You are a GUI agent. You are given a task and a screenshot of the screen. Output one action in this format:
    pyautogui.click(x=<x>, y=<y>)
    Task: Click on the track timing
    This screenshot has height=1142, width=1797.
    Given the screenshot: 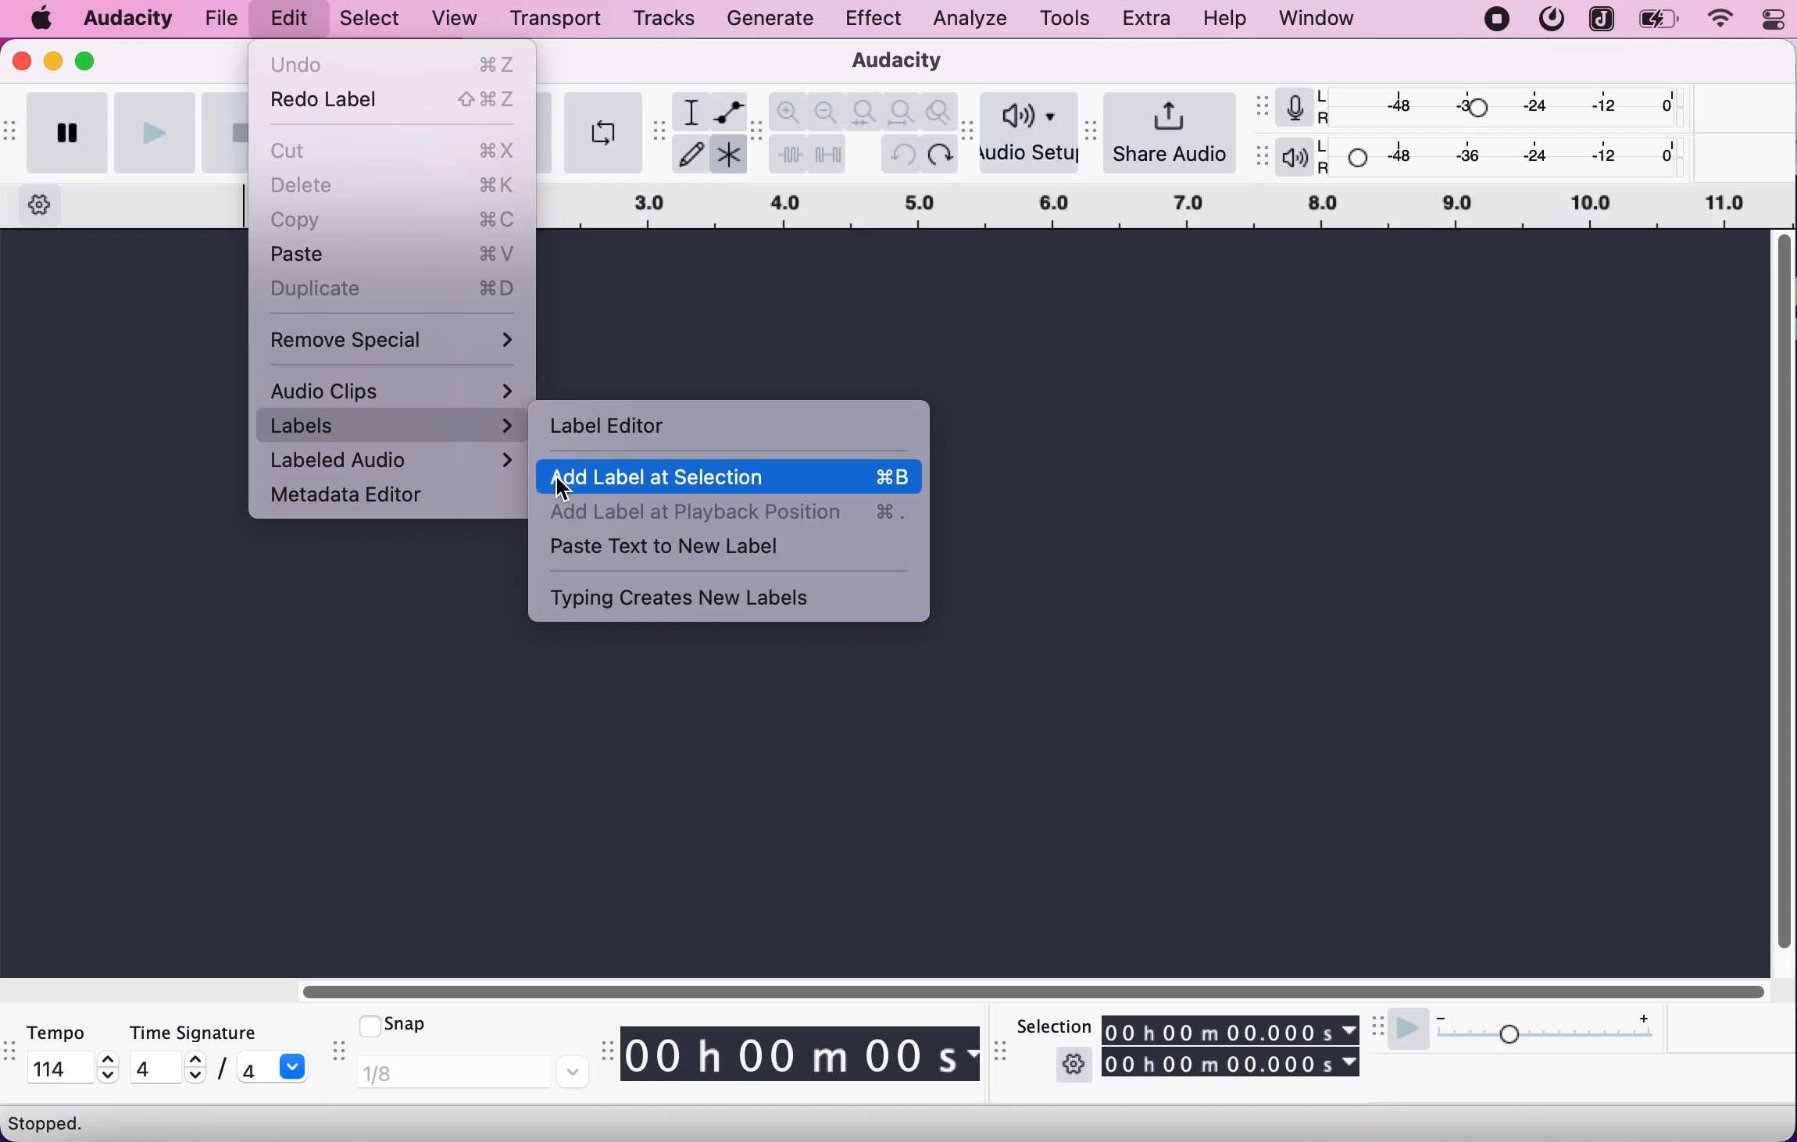 What is the action you would take?
    pyautogui.click(x=1233, y=1027)
    